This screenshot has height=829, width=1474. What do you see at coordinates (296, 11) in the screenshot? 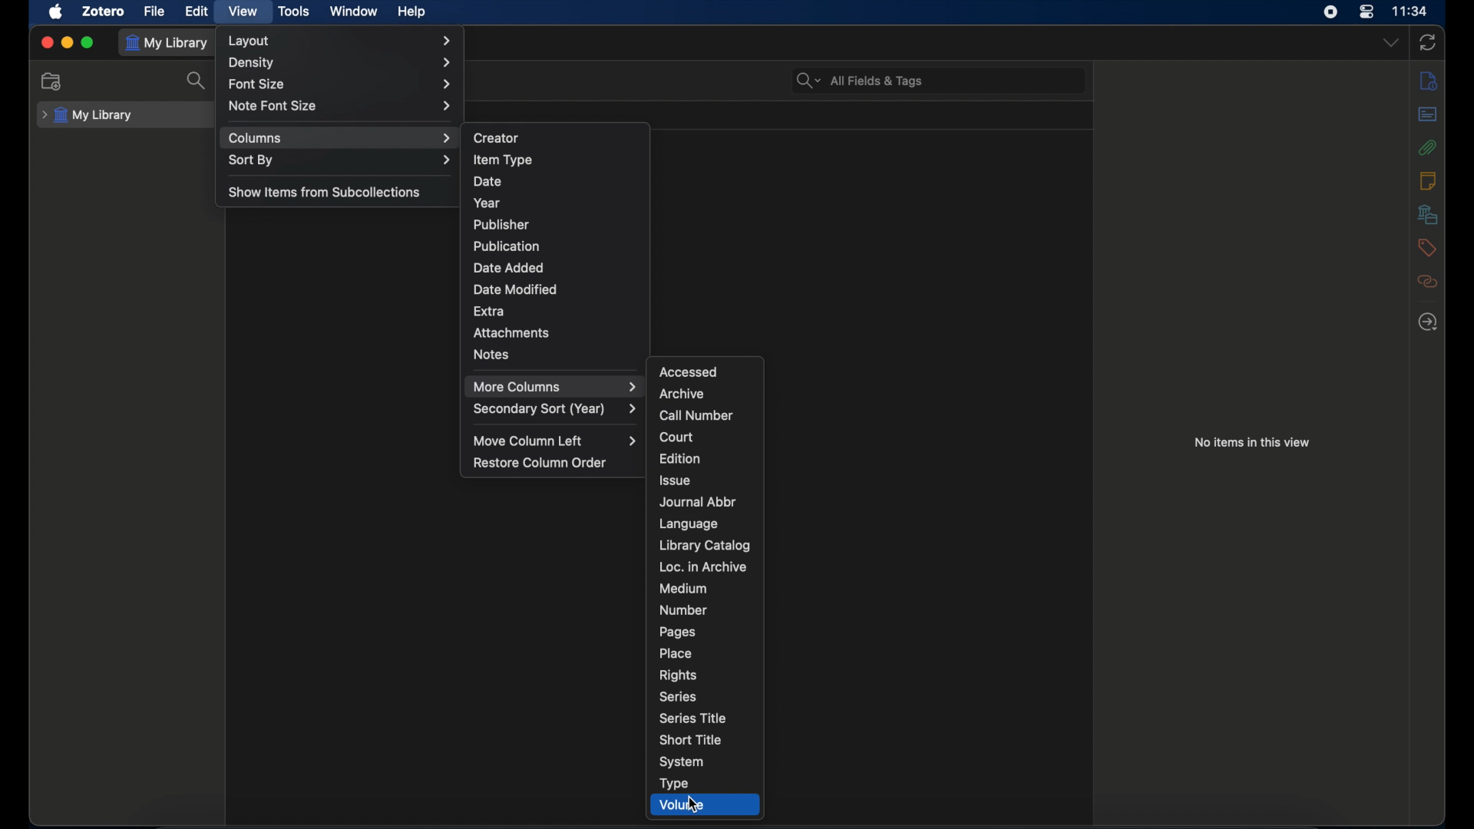
I see `tools` at bounding box center [296, 11].